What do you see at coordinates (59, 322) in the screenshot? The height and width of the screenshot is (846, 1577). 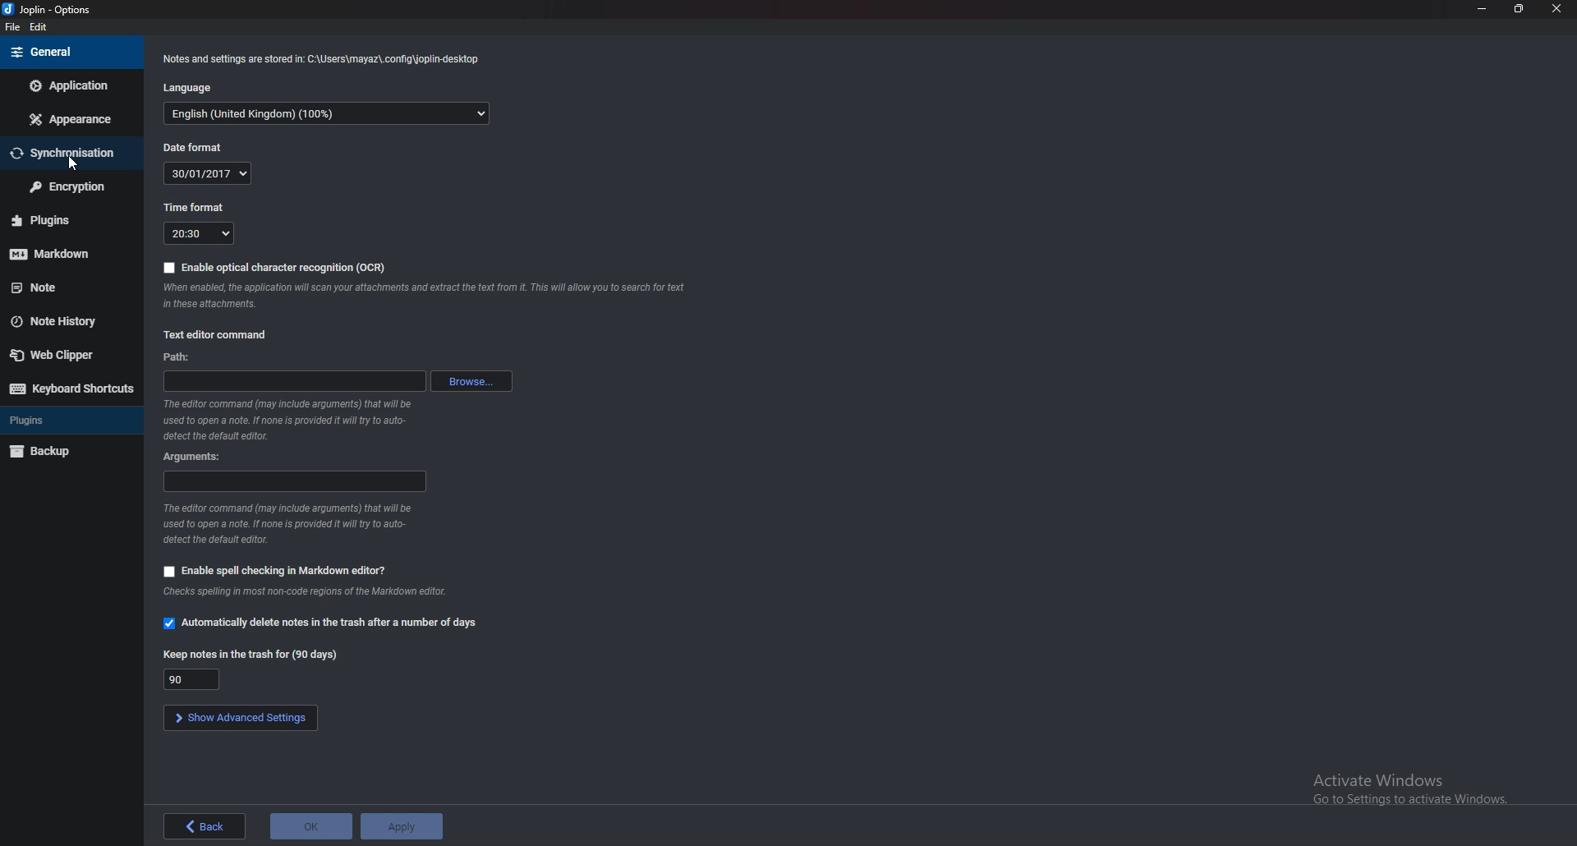 I see `note history` at bounding box center [59, 322].